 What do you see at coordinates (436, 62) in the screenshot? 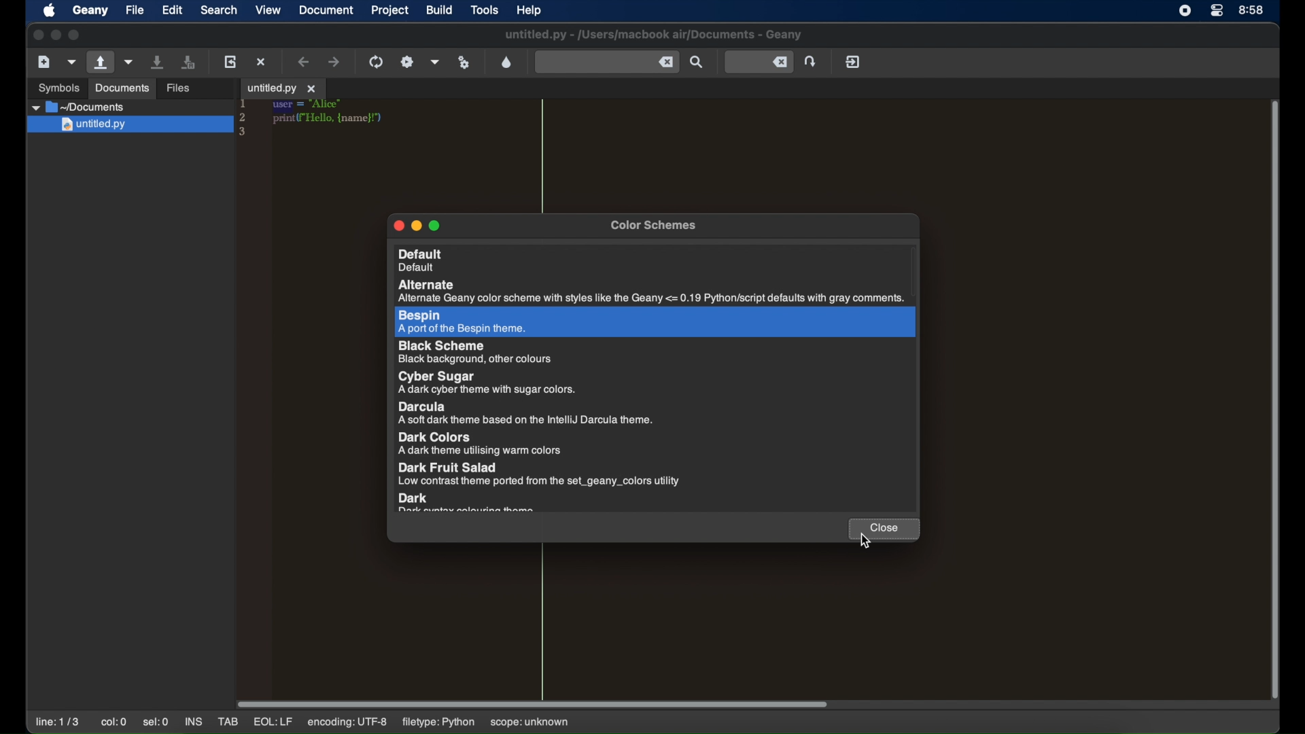
I see `choose more build actions` at bounding box center [436, 62].